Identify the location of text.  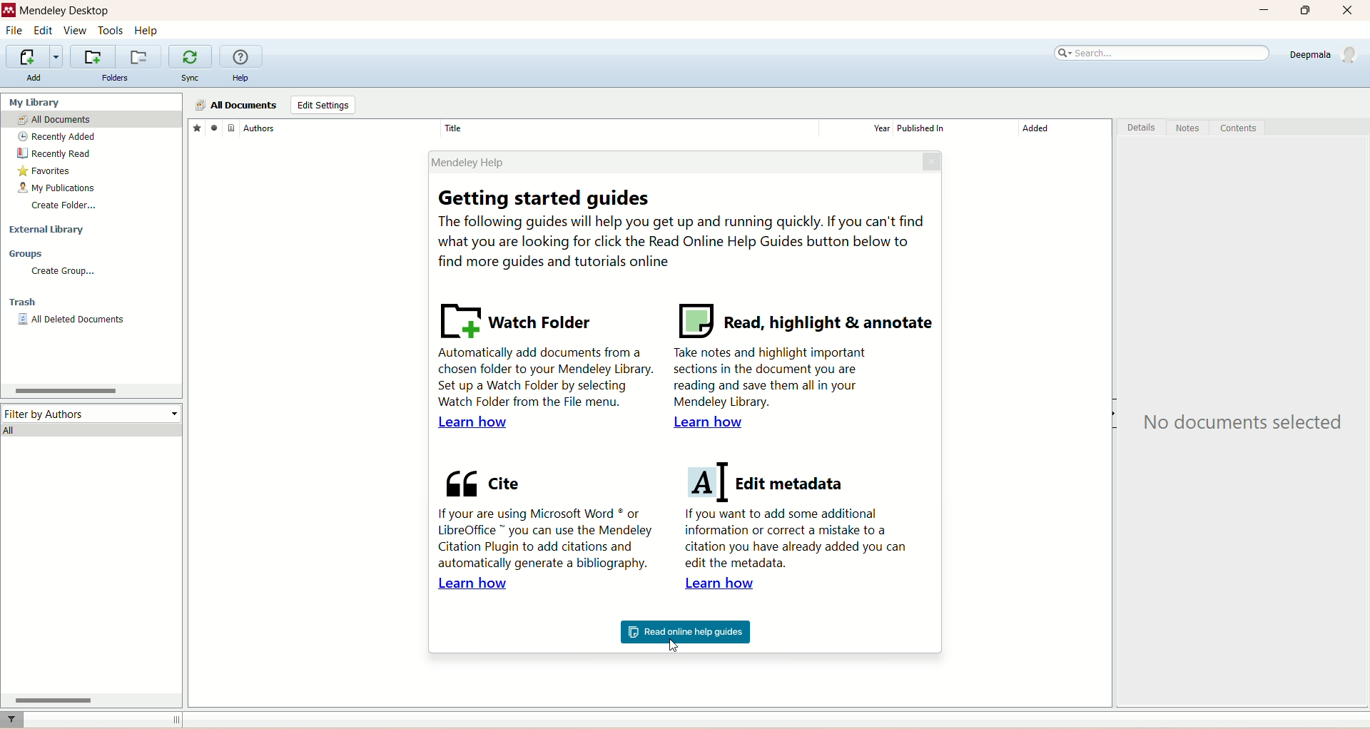
(1239, 424).